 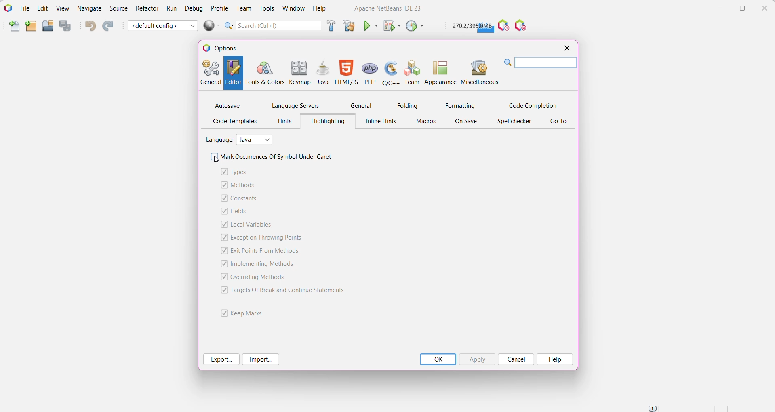 I want to click on Overriding Methods - click to enable, so click(x=261, y=277).